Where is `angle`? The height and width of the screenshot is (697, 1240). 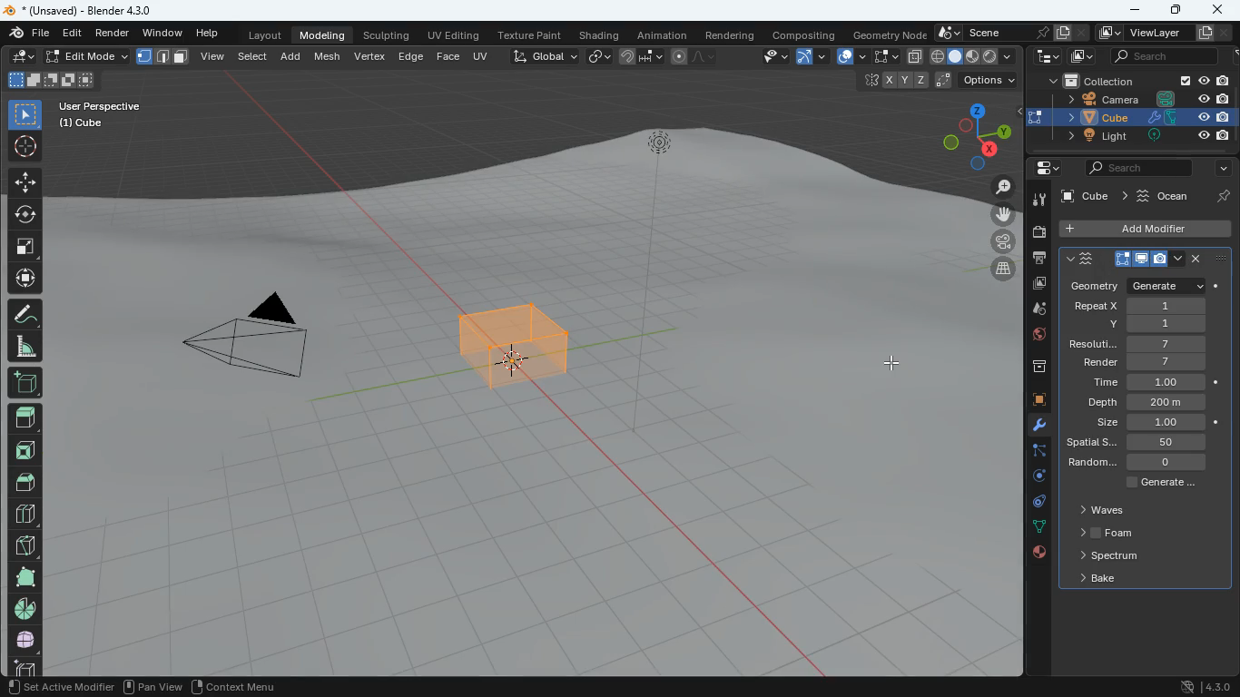 angle is located at coordinates (23, 346).